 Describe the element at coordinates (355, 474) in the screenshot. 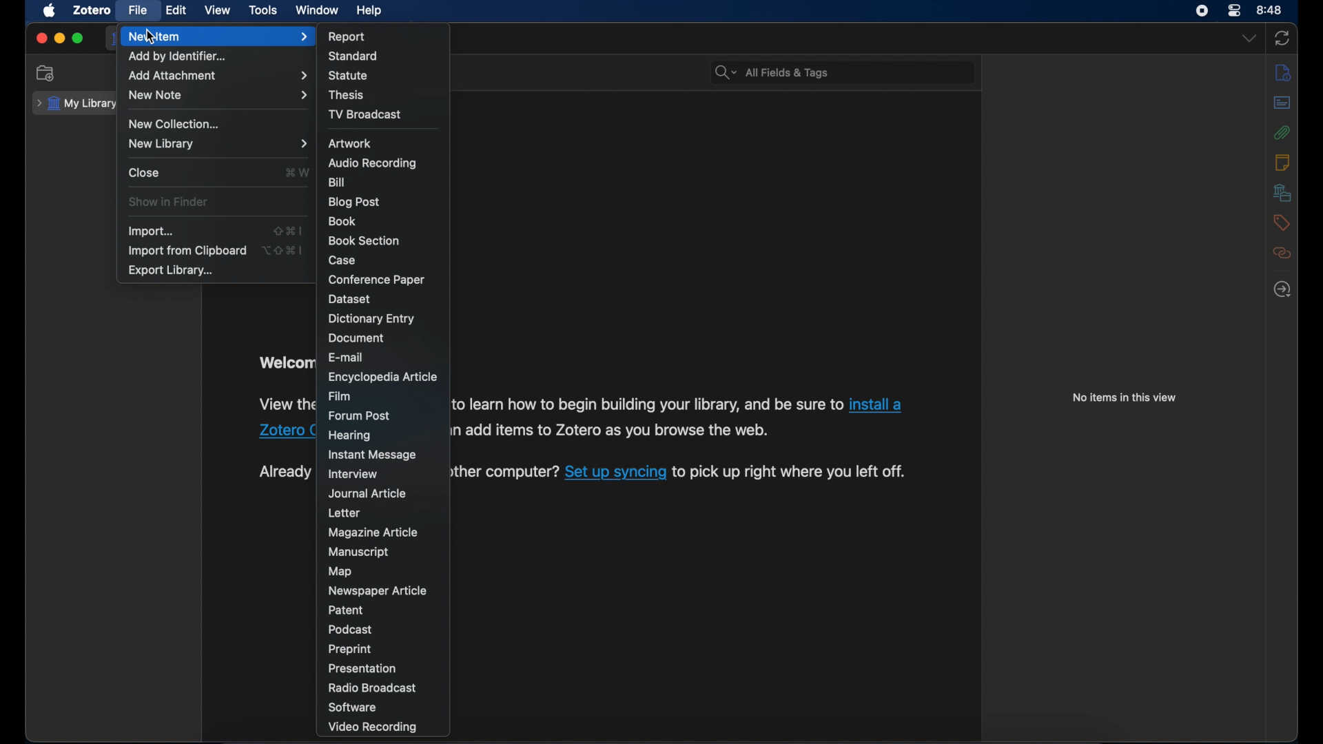

I see `interview` at that location.